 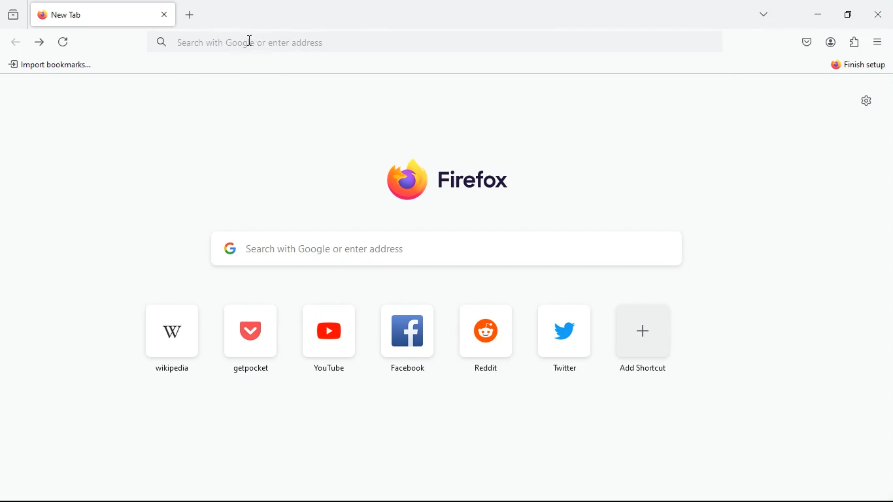 I want to click on more, so click(x=762, y=14).